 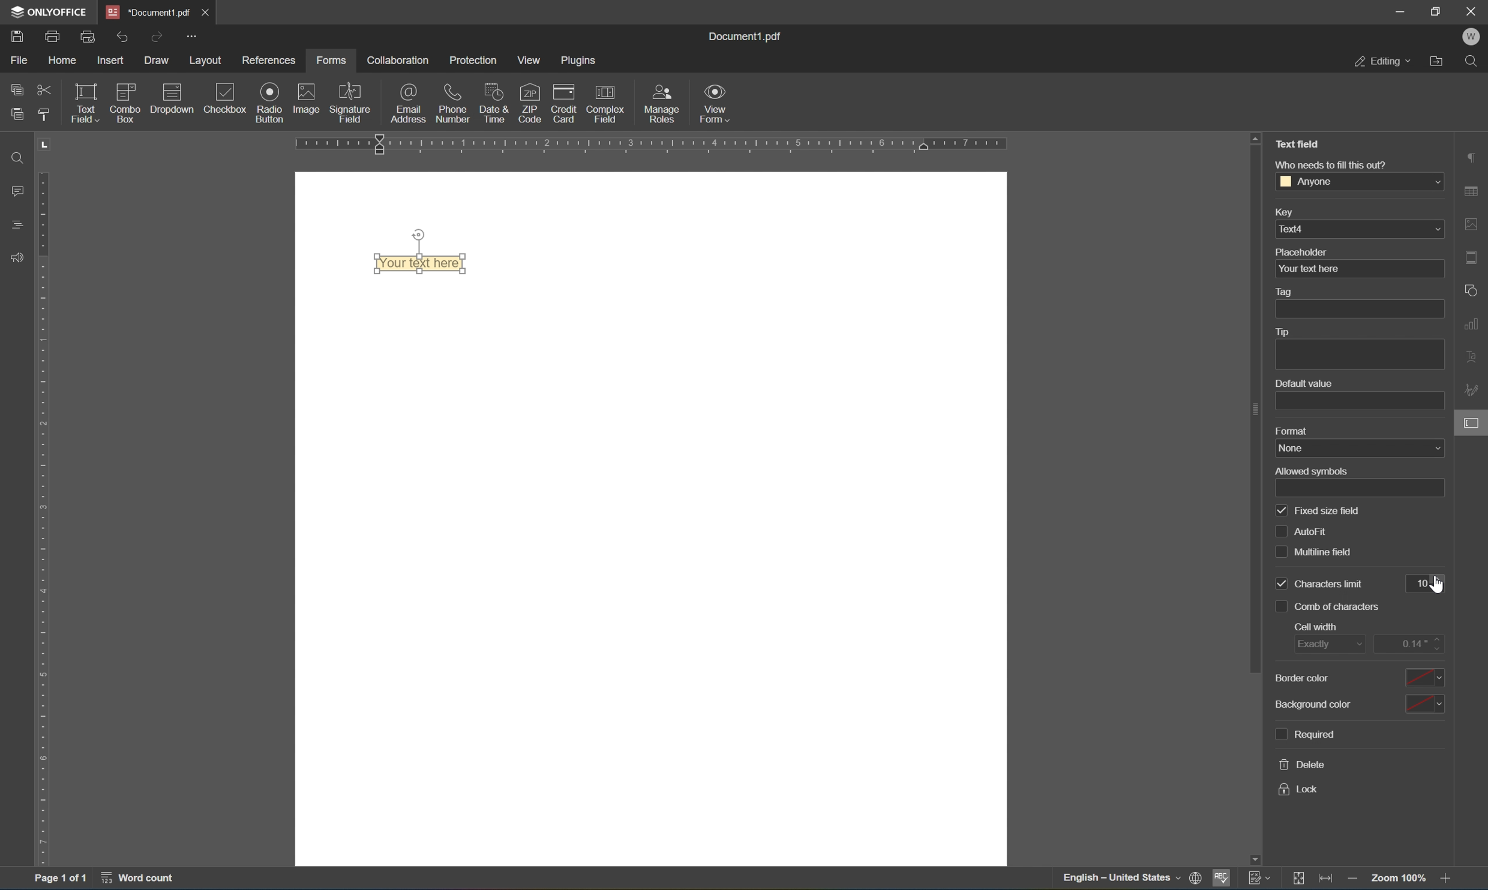 What do you see at coordinates (1296, 143) in the screenshot?
I see `text field` at bounding box center [1296, 143].